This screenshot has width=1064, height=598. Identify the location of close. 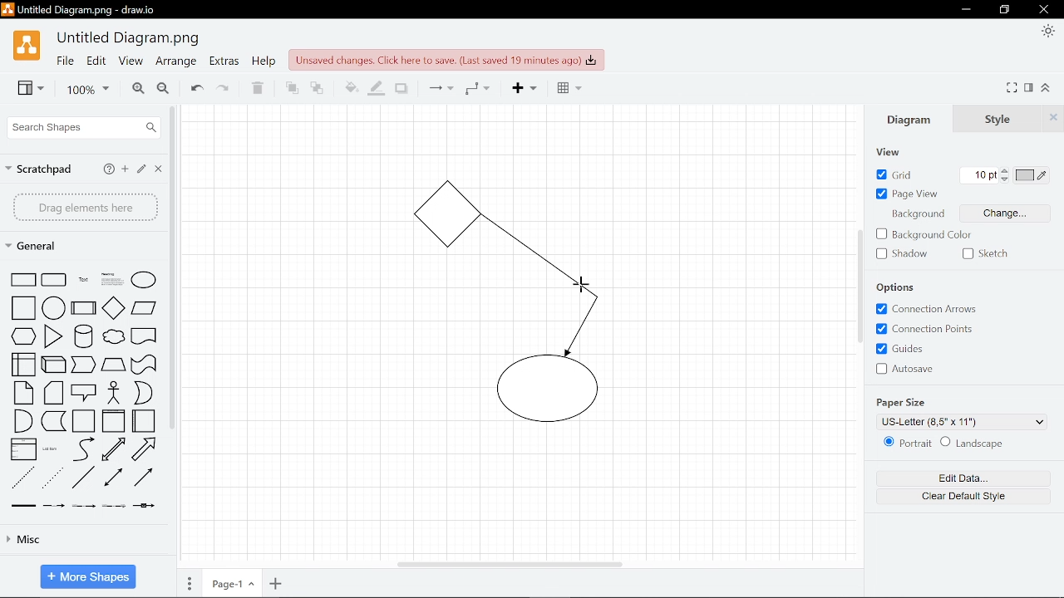
(1042, 10).